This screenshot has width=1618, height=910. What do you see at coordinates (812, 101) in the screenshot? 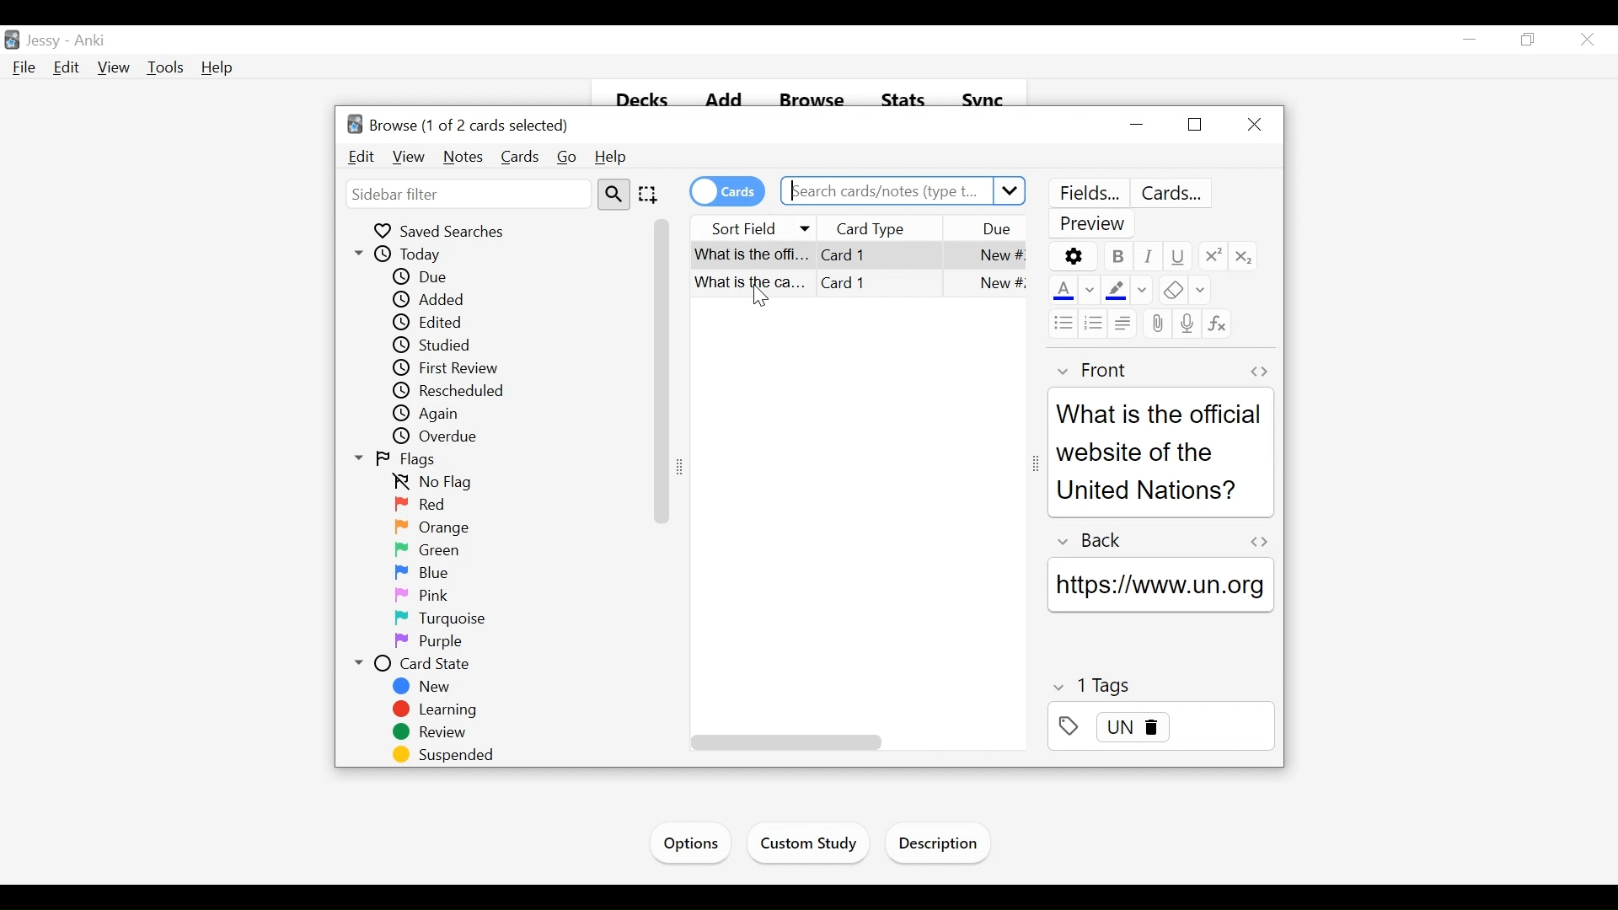
I see `Browse` at bounding box center [812, 101].